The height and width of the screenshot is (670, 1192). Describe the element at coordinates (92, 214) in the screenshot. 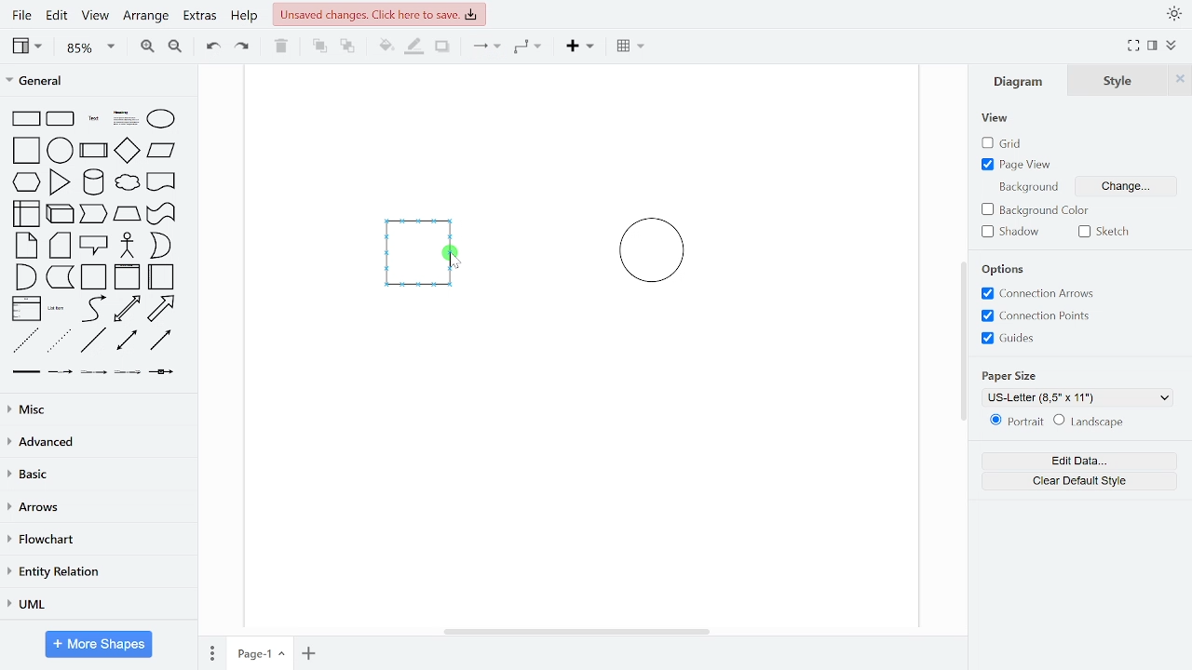

I see `step` at that location.